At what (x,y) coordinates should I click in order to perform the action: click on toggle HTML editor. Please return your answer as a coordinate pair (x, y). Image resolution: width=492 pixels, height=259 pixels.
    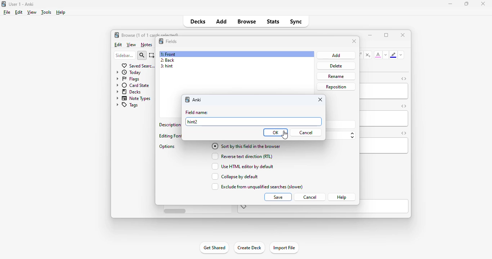
    Looking at the image, I should click on (404, 106).